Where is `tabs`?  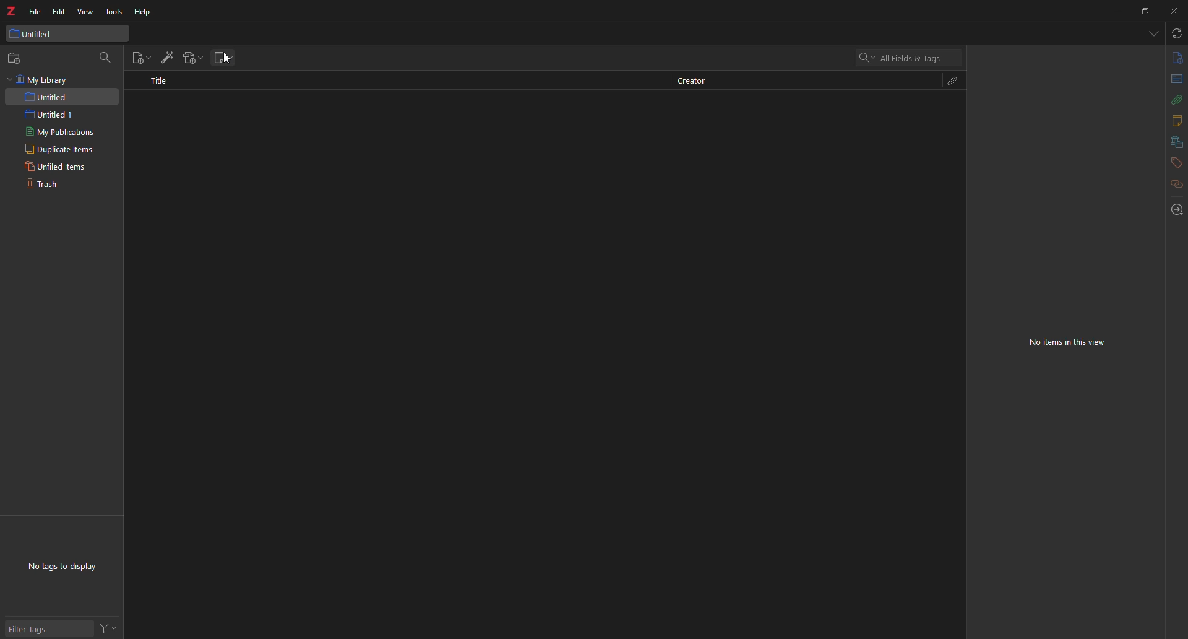 tabs is located at coordinates (1155, 33).